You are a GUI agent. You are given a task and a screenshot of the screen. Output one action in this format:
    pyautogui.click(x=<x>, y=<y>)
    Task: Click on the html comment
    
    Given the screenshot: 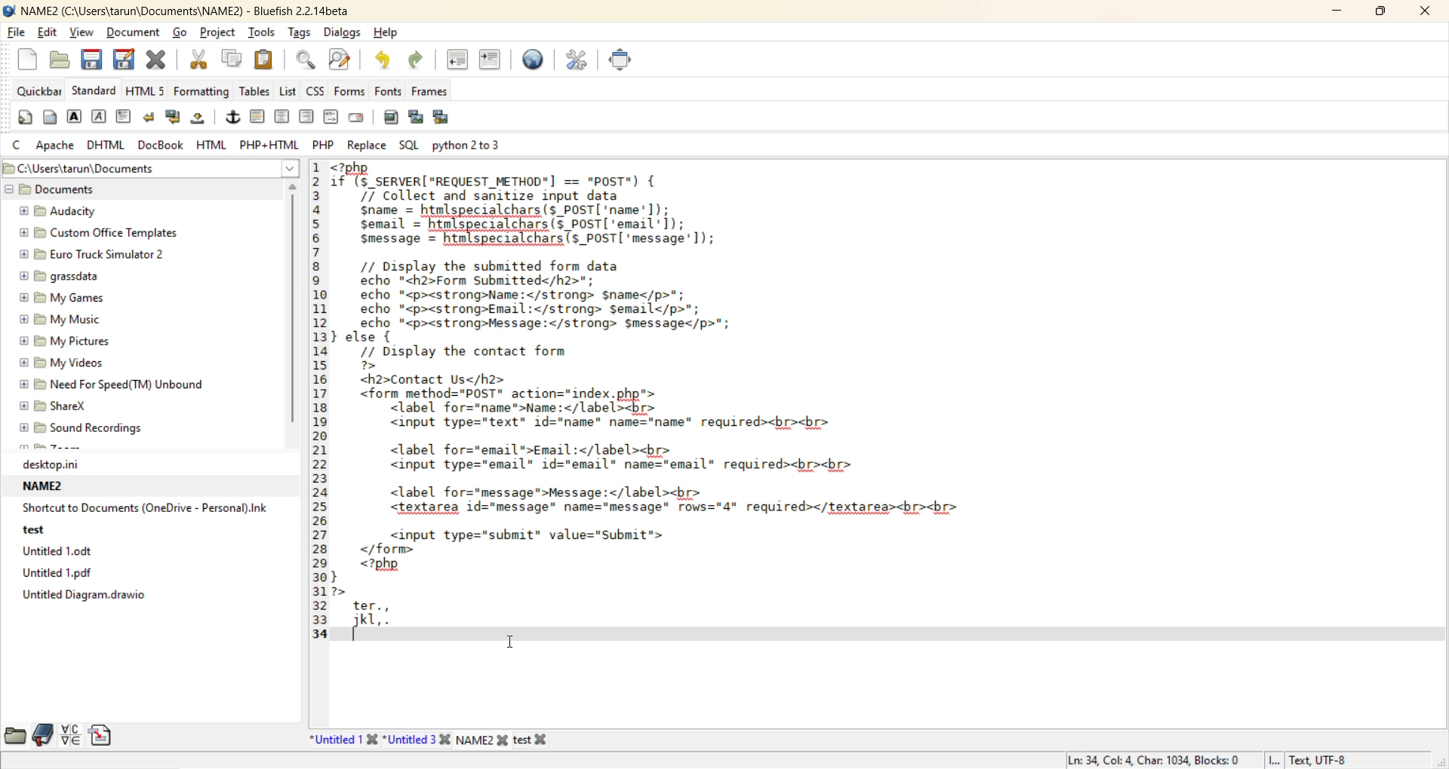 What is the action you would take?
    pyautogui.click(x=331, y=116)
    